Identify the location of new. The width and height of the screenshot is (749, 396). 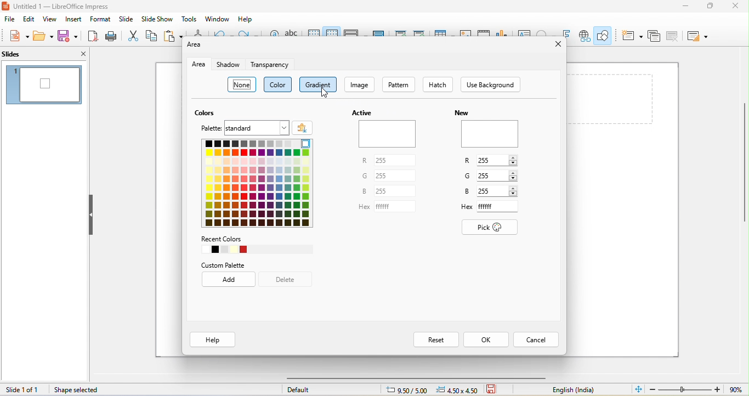
(20, 37).